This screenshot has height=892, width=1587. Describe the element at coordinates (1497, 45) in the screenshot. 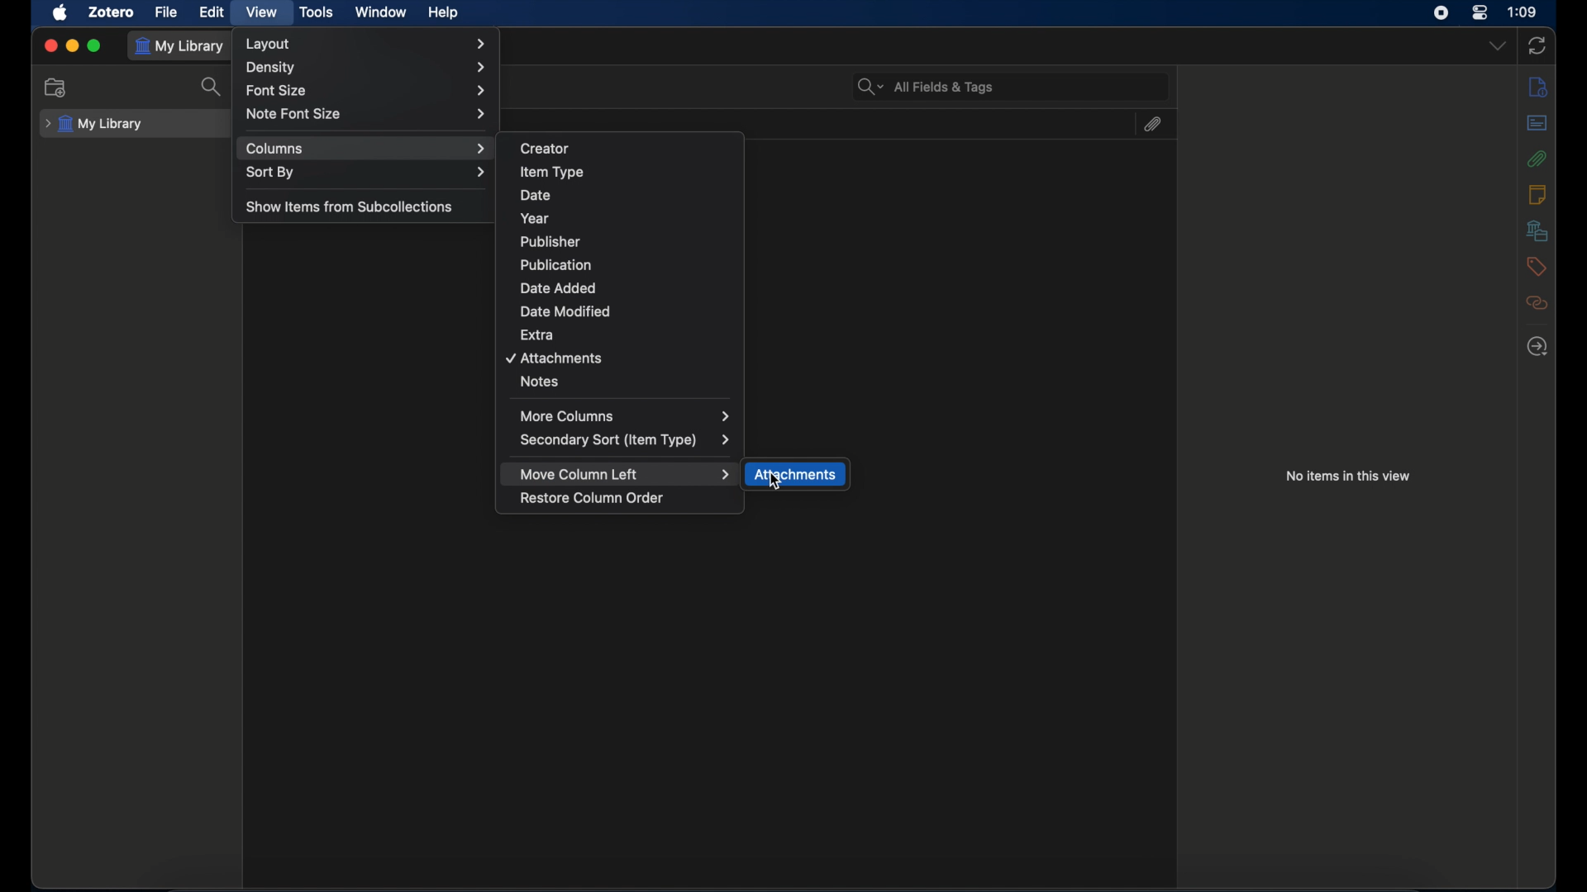

I see `dropdown` at that location.